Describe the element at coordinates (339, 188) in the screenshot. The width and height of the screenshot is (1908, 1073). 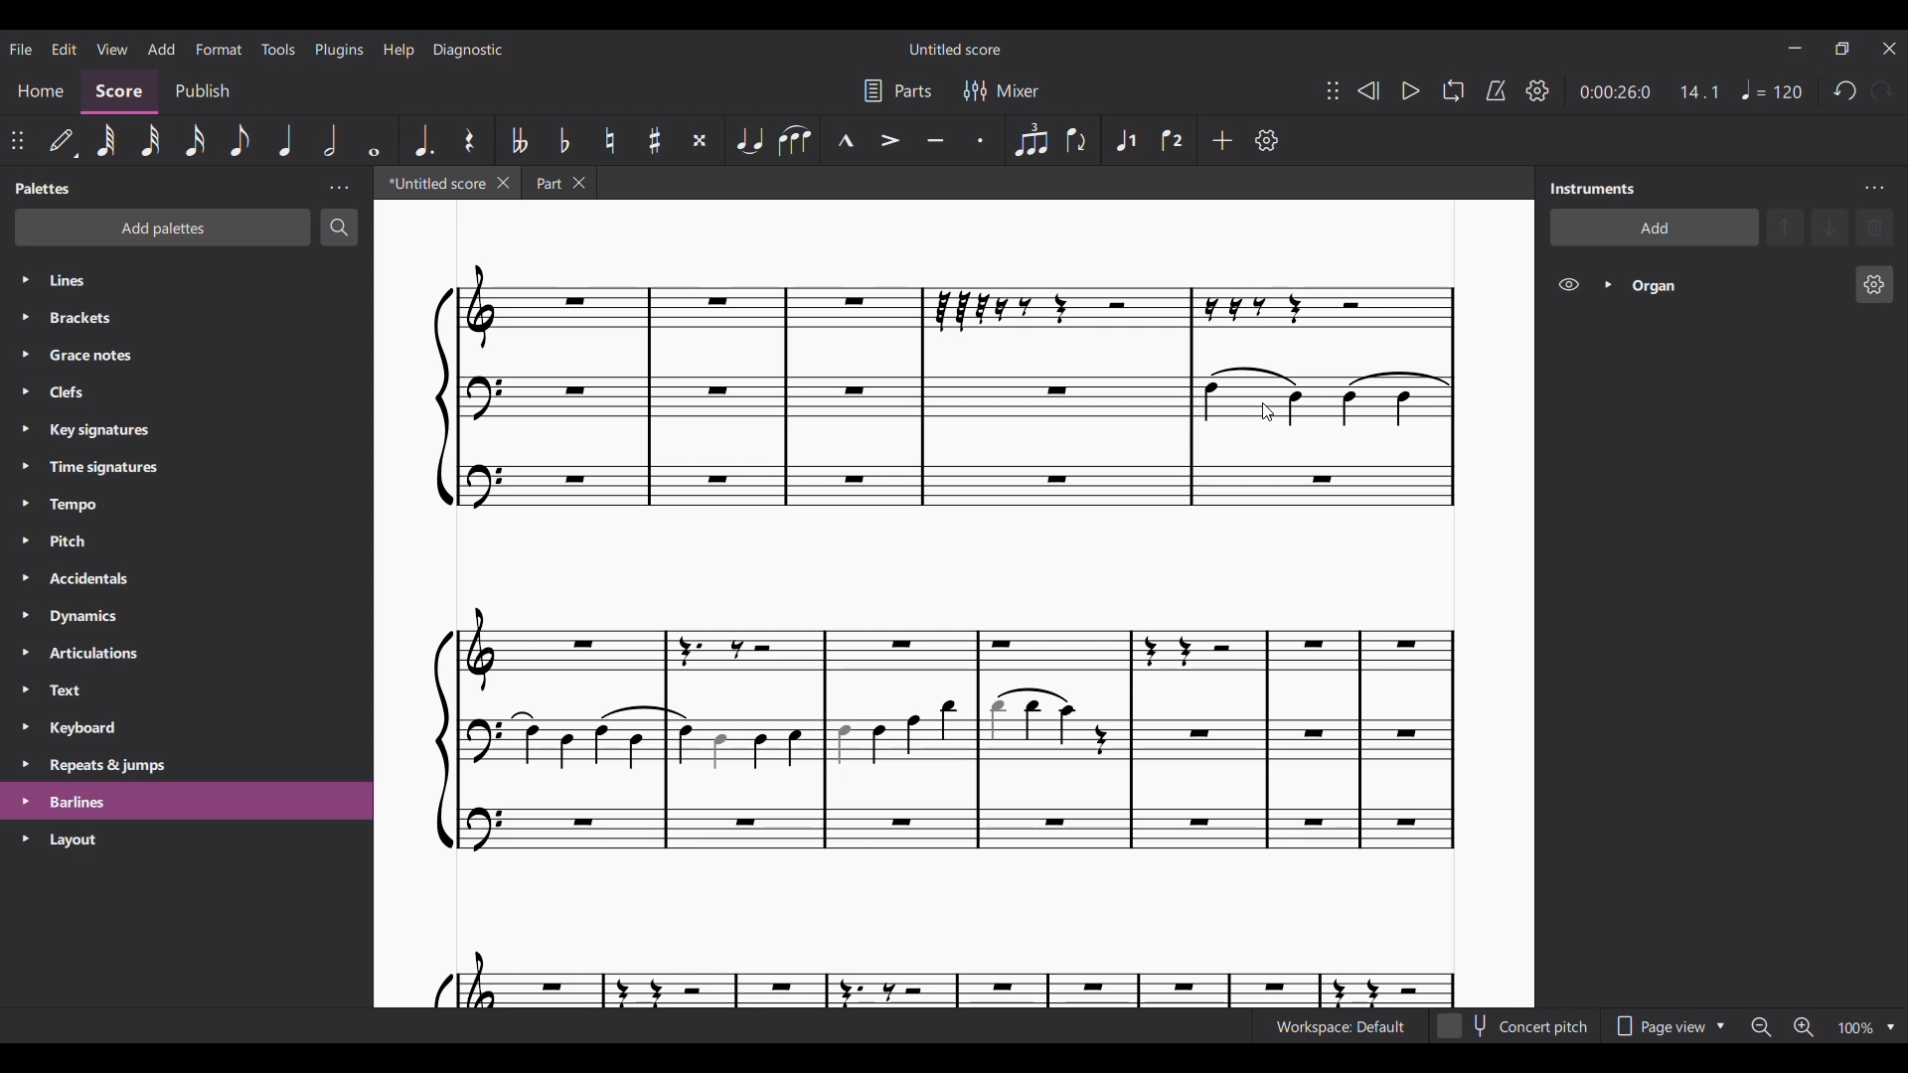
I see `Palette panel settings` at that location.